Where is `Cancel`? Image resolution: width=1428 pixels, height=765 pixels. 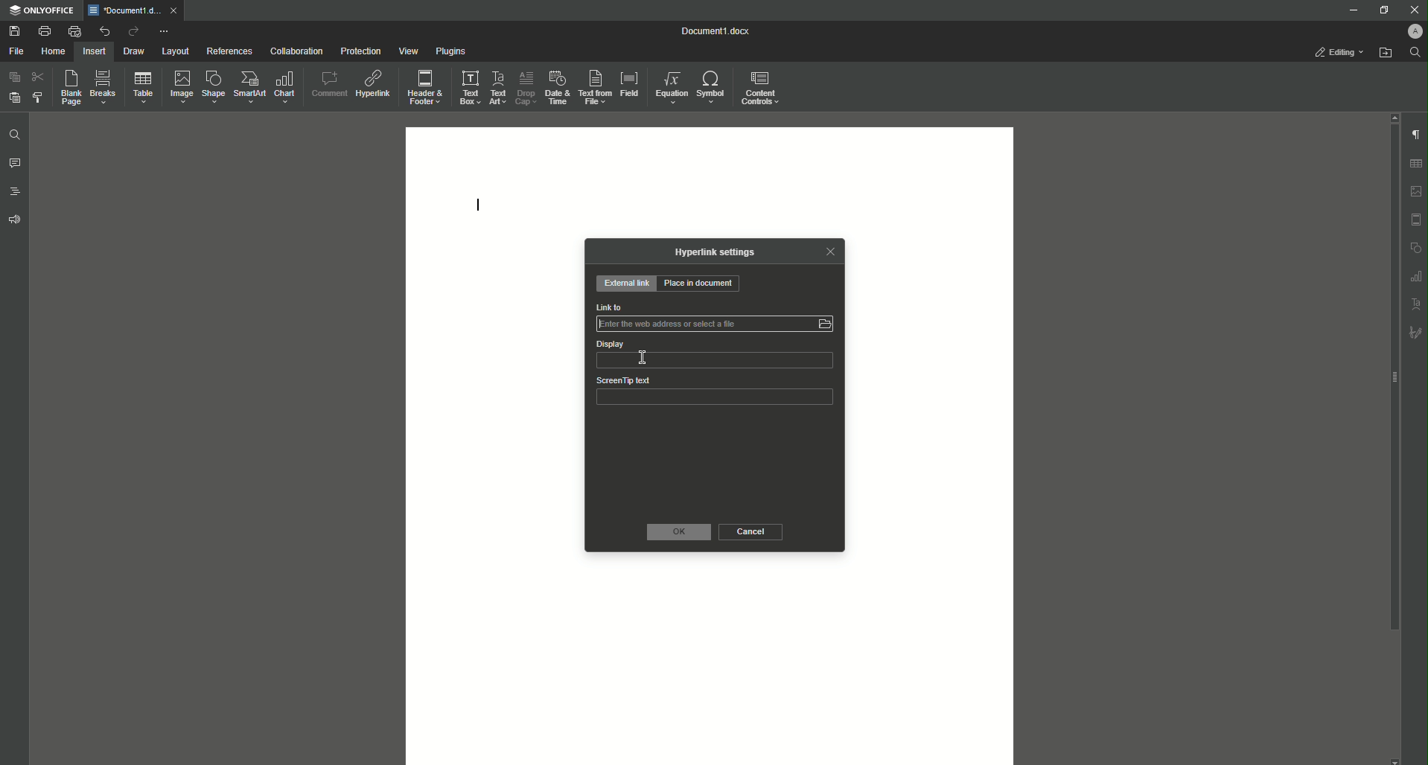 Cancel is located at coordinates (754, 532).